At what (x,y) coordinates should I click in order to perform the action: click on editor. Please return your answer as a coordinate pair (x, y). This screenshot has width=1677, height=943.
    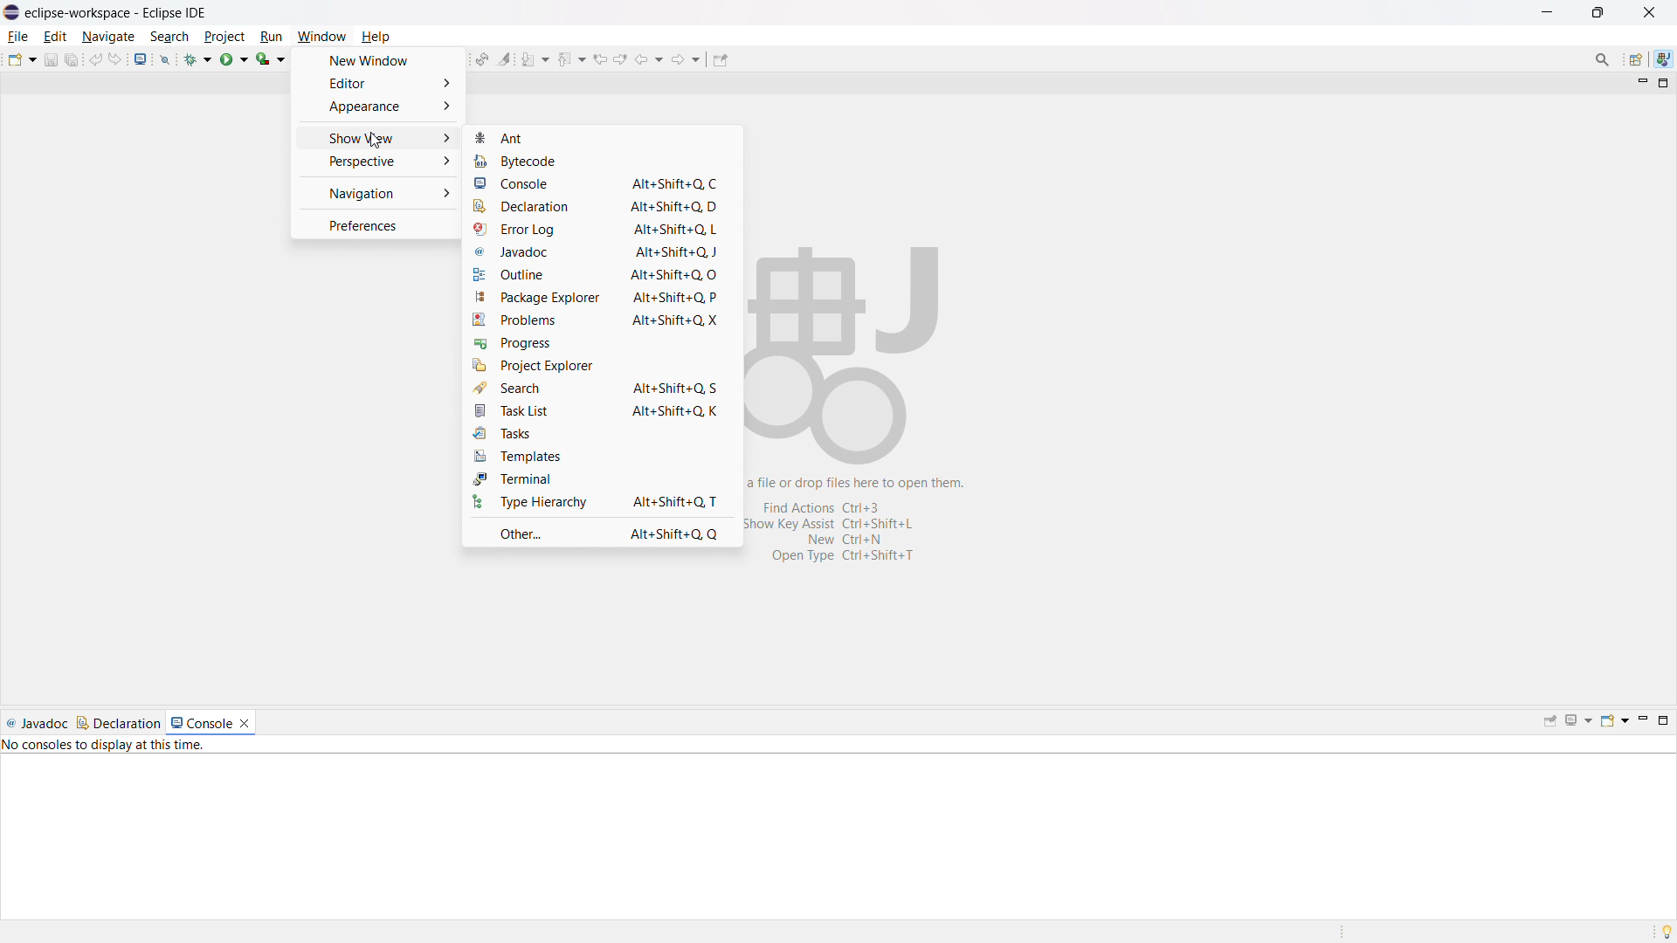
    Looking at the image, I should click on (377, 83).